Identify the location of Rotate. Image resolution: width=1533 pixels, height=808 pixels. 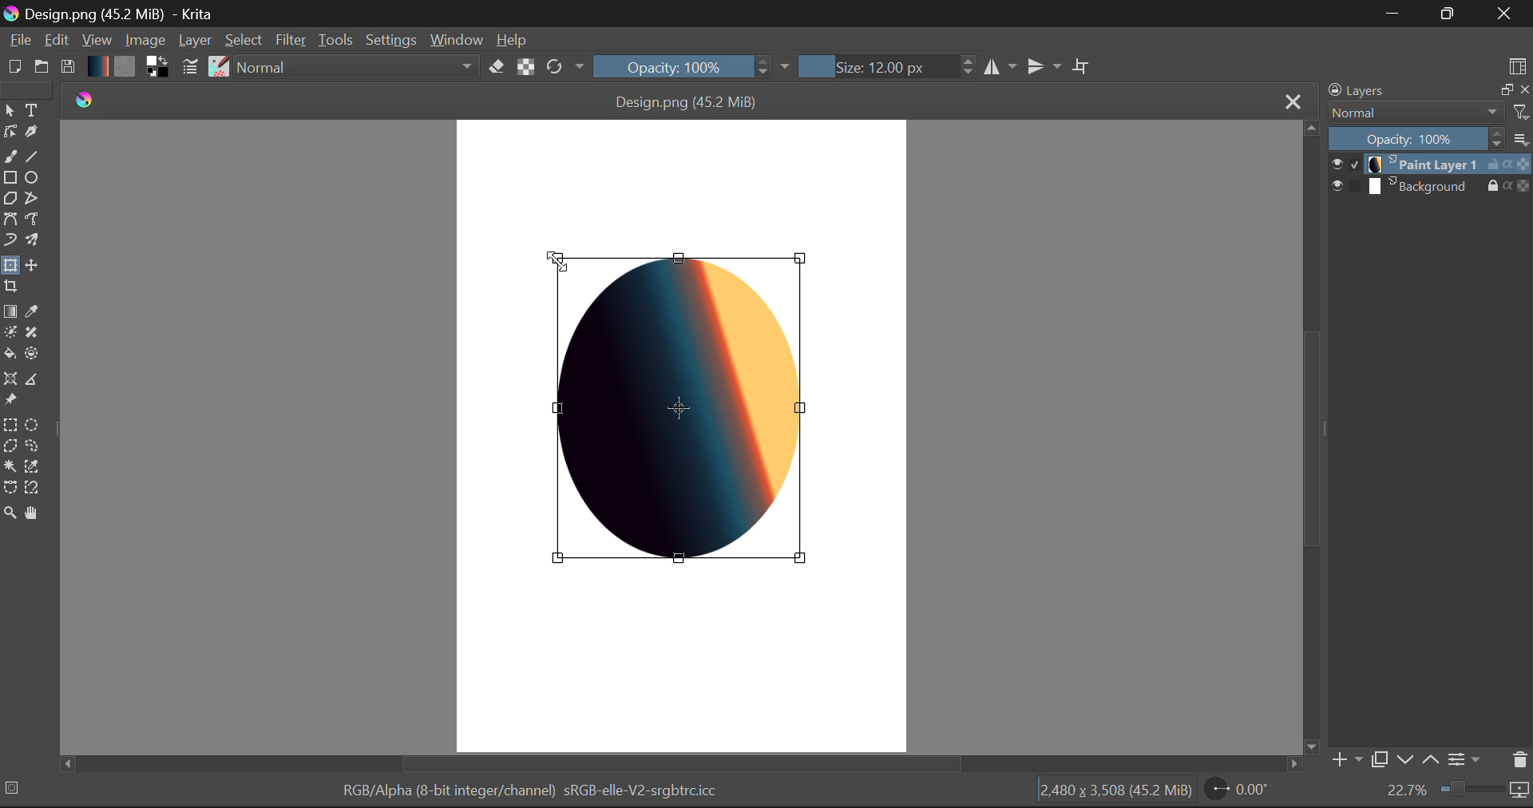
(567, 68).